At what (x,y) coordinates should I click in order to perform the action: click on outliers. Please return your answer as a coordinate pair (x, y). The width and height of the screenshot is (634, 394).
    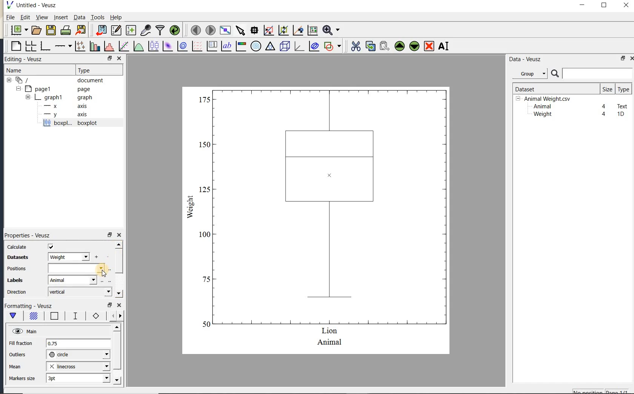
    Looking at the image, I should click on (18, 355).